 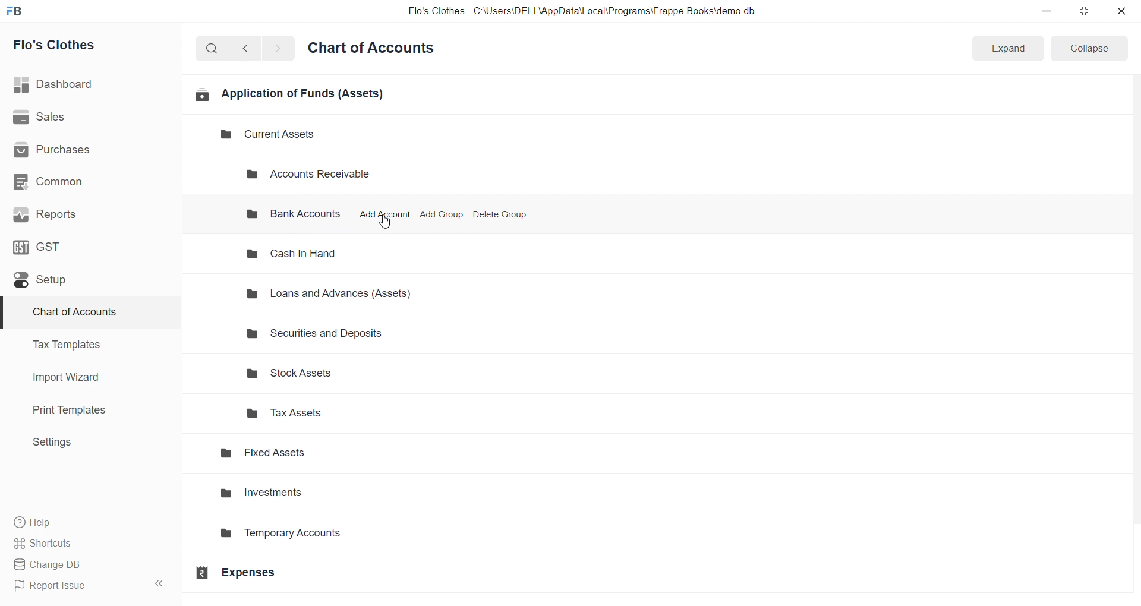 What do you see at coordinates (374, 49) in the screenshot?
I see `Chart of Accounts` at bounding box center [374, 49].